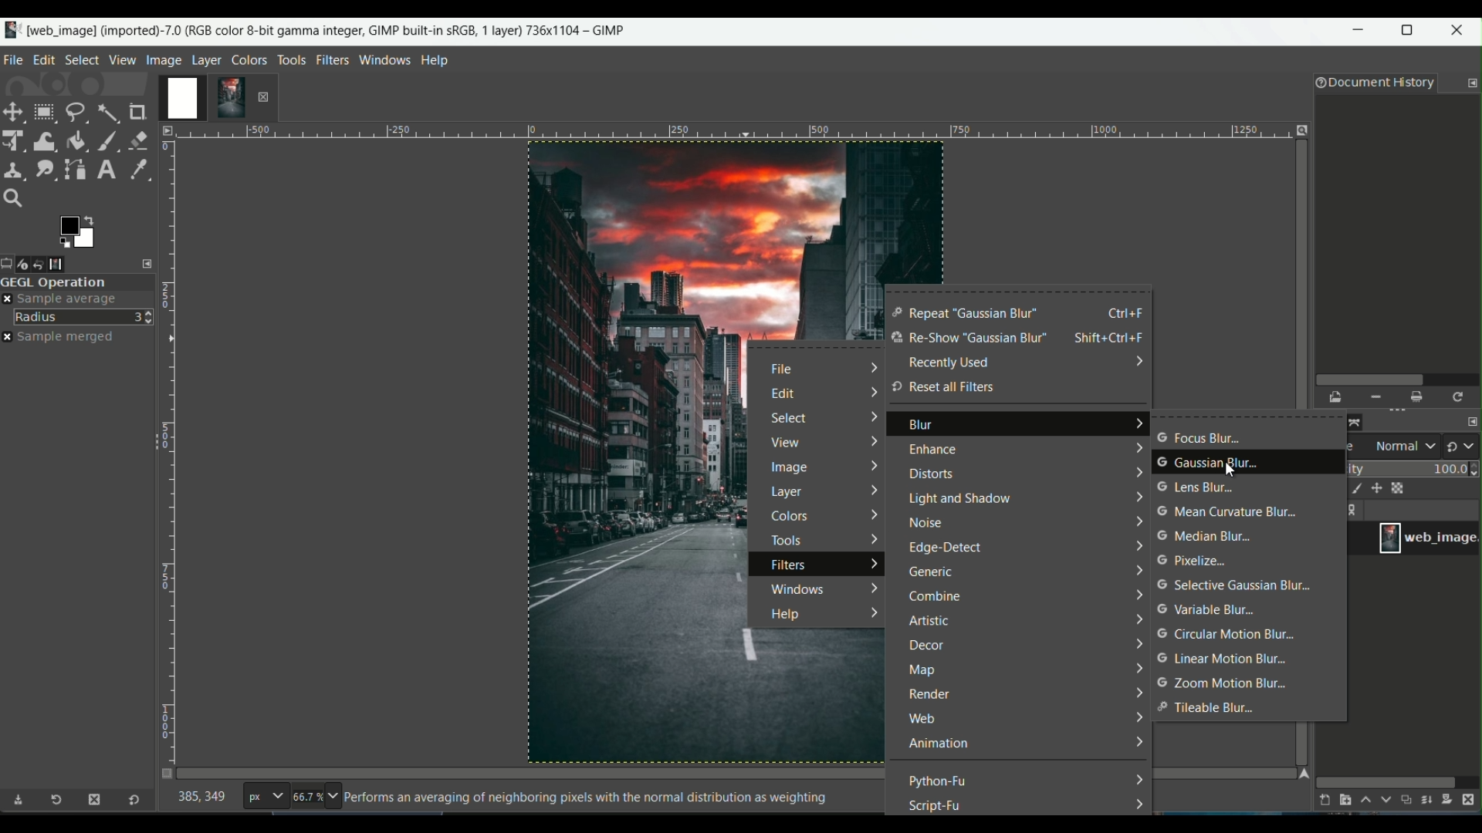  What do you see at coordinates (263, 96) in the screenshot?
I see `remove image` at bounding box center [263, 96].